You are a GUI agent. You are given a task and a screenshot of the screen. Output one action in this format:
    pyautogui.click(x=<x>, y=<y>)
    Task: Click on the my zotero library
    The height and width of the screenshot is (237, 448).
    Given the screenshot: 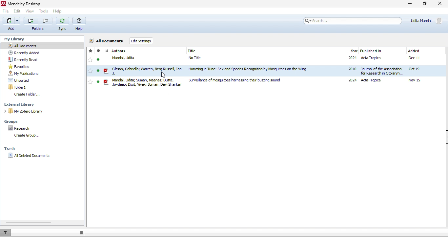 What is the action you would take?
    pyautogui.click(x=24, y=111)
    